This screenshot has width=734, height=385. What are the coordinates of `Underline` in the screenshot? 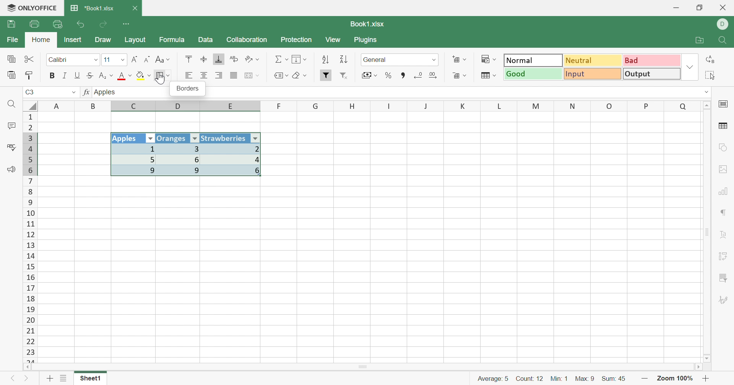 It's located at (78, 75).